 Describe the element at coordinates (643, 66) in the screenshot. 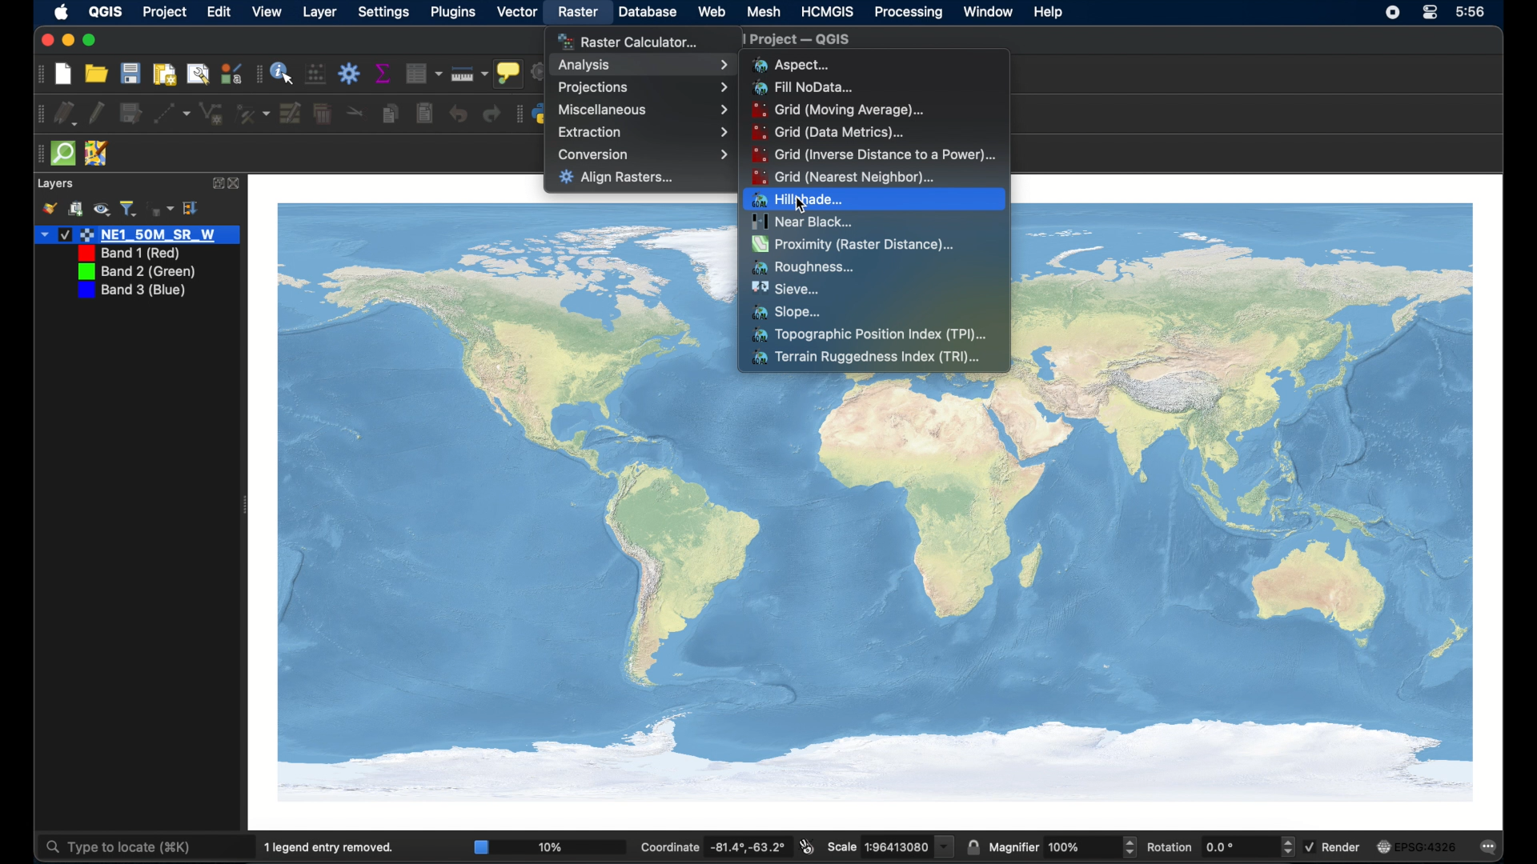

I see `analysis highlighted` at that location.